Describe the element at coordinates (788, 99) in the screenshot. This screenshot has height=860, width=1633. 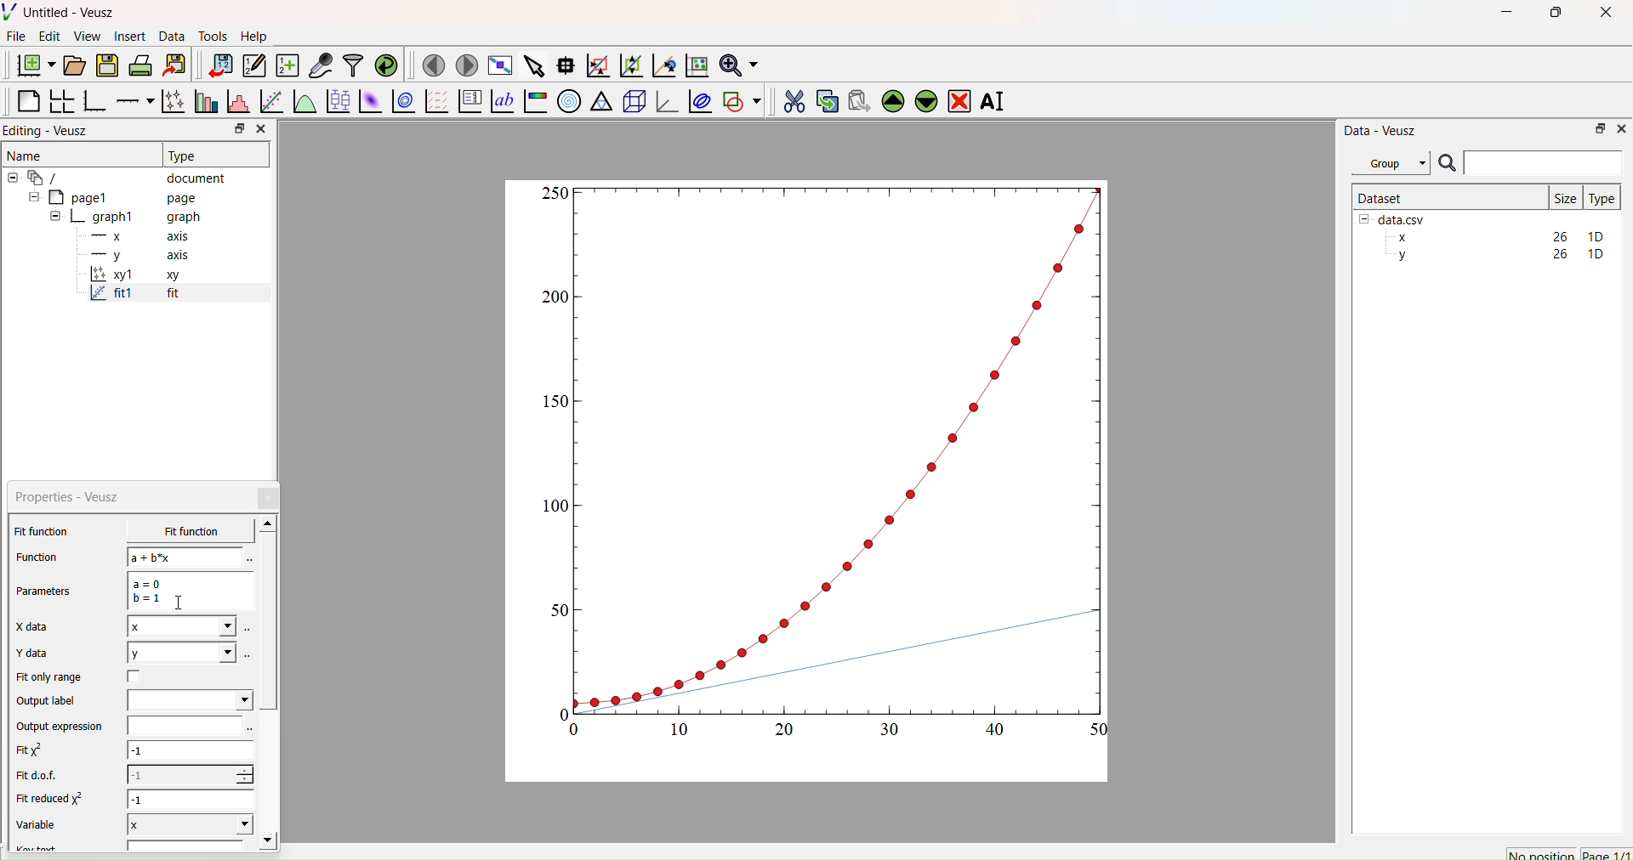
I see `Cut` at that location.